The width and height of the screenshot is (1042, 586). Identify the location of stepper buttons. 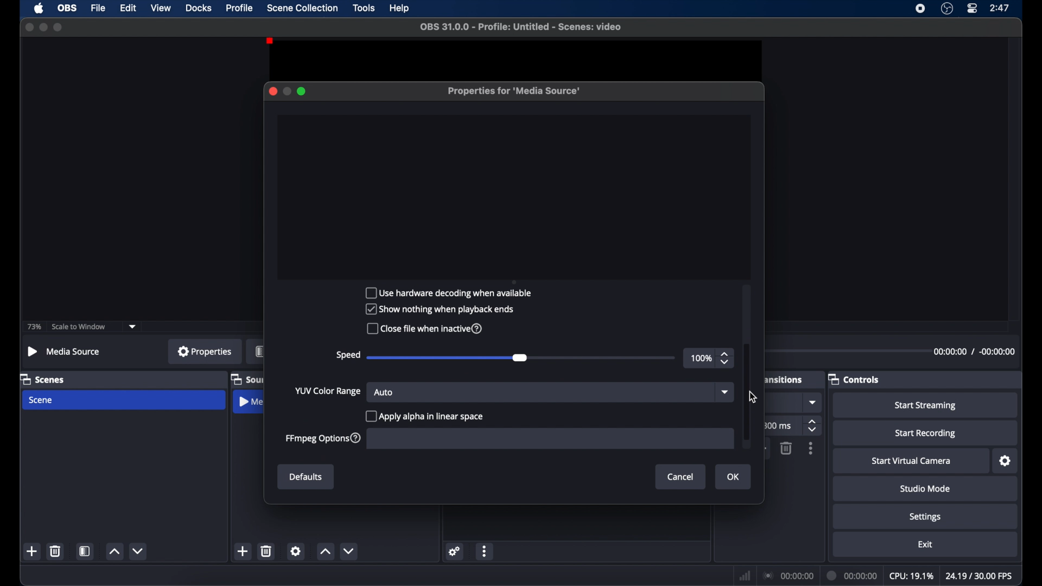
(814, 425).